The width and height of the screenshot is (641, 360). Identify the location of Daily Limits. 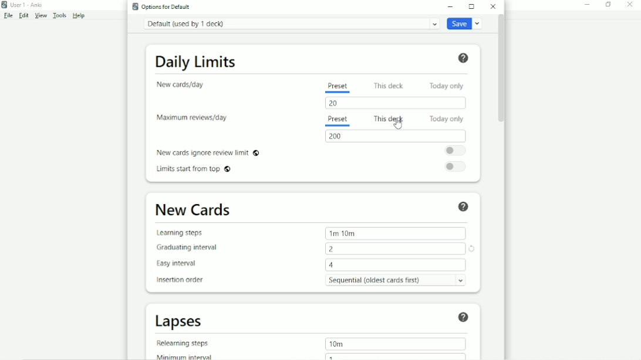
(196, 60).